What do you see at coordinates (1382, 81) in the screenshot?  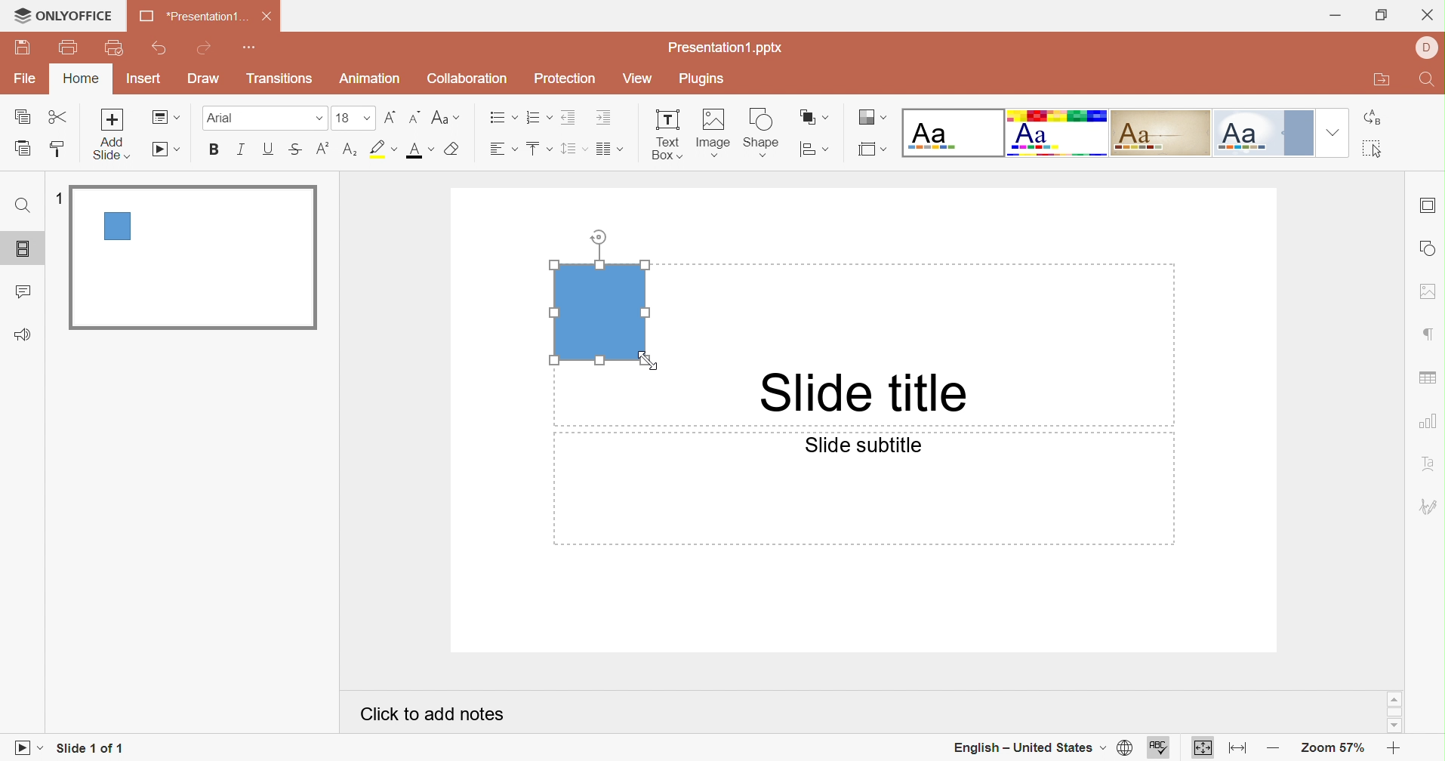 I see `Open file location` at bounding box center [1382, 81].